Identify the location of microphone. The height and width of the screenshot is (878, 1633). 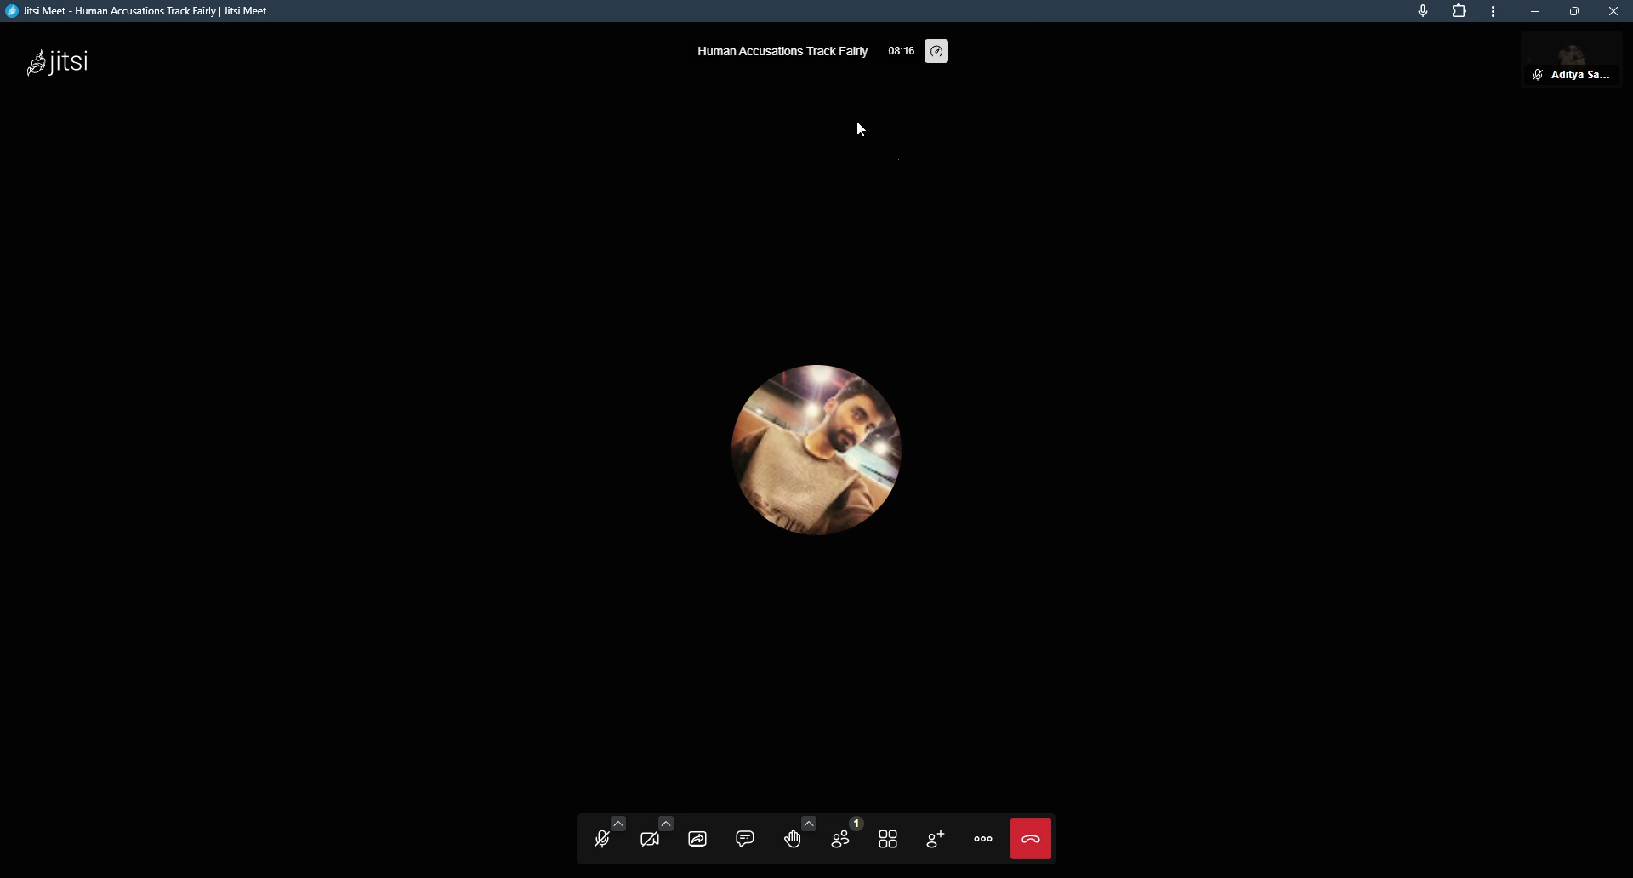
(609, 832).